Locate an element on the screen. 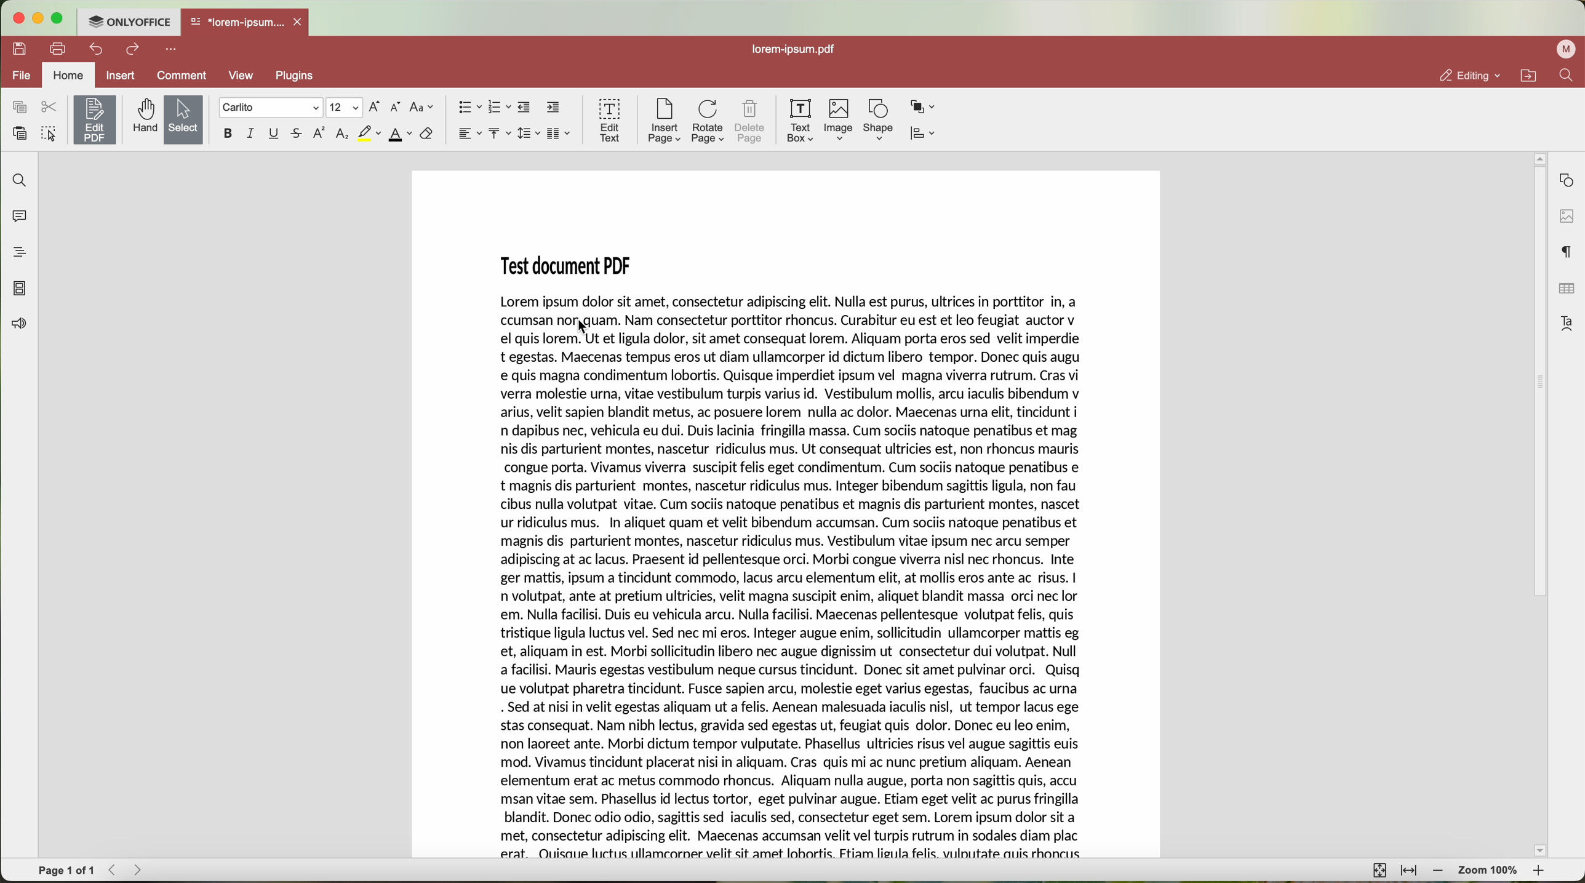  undo is located at coordinates (98, 49).